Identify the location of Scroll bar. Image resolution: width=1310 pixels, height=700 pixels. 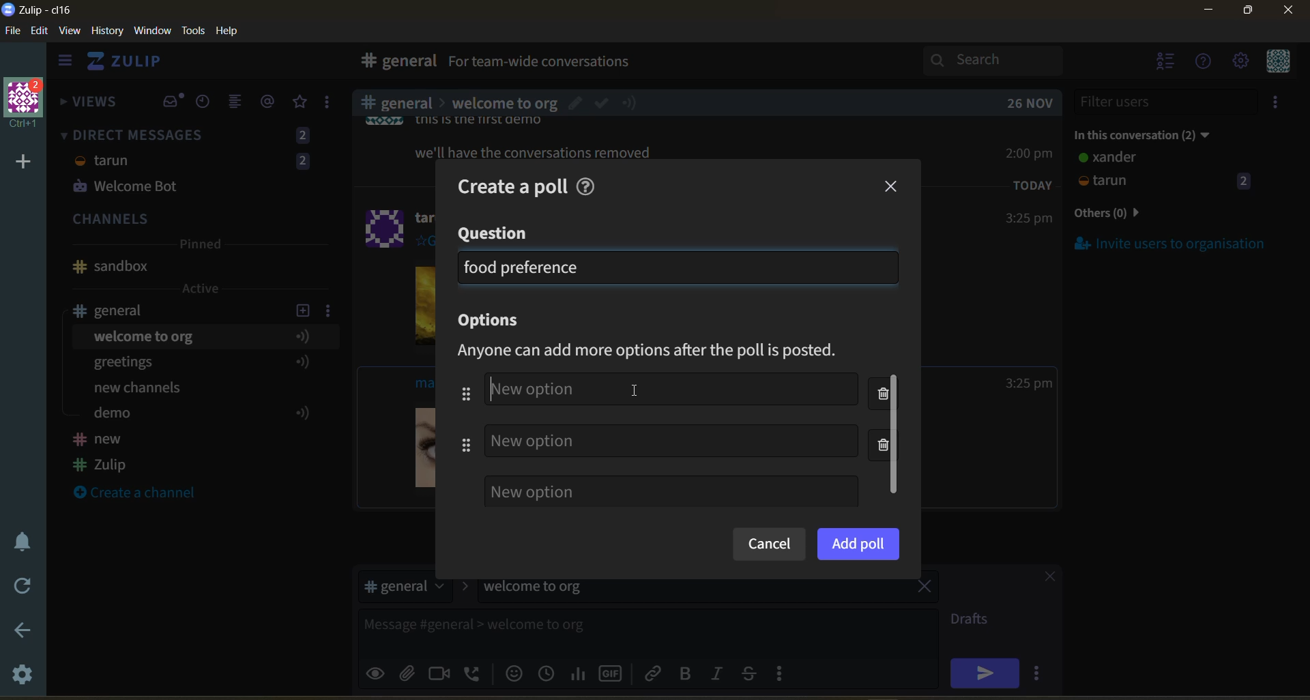
(1302, 364).